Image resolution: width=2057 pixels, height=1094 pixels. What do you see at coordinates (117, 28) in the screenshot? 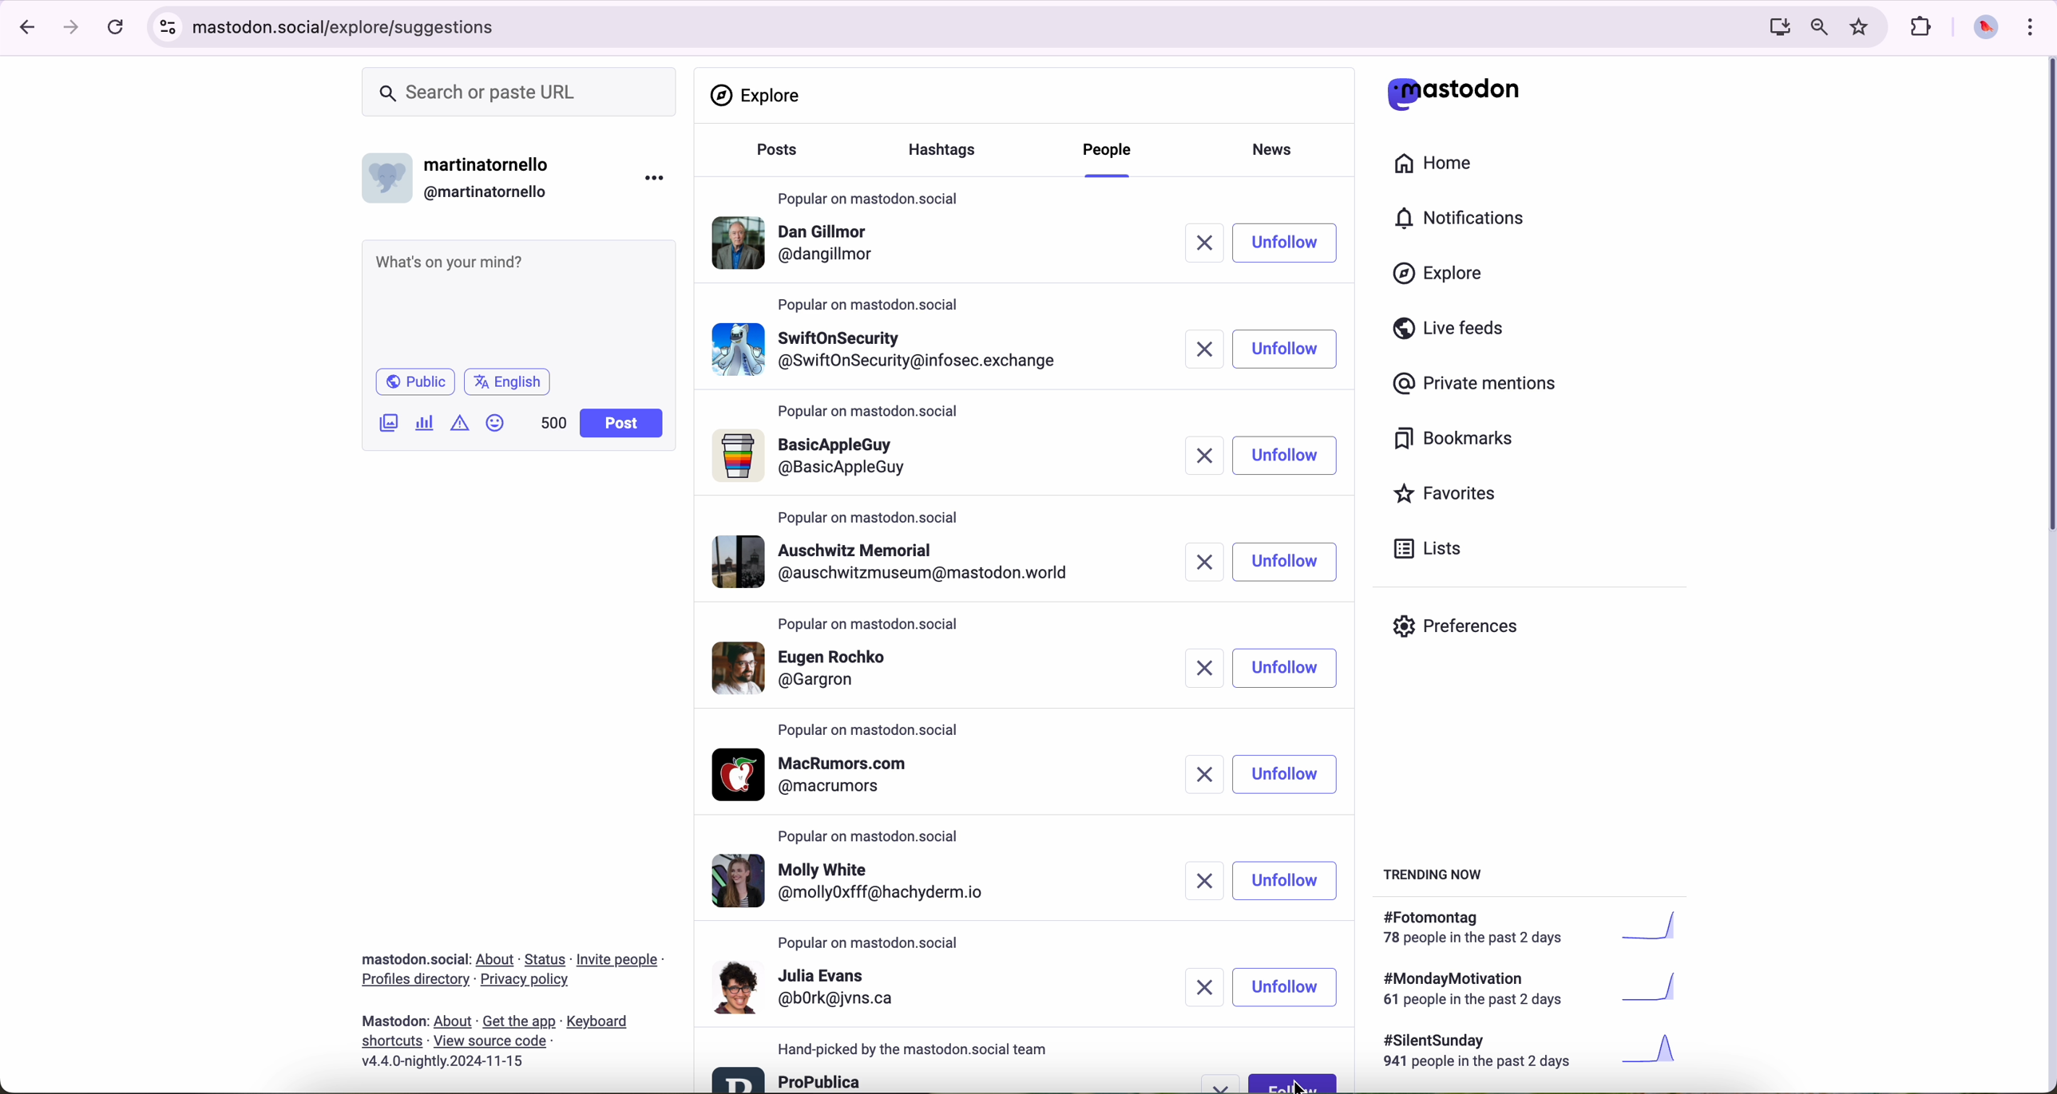
I see `refresh page` at bounding box center [117, 28].